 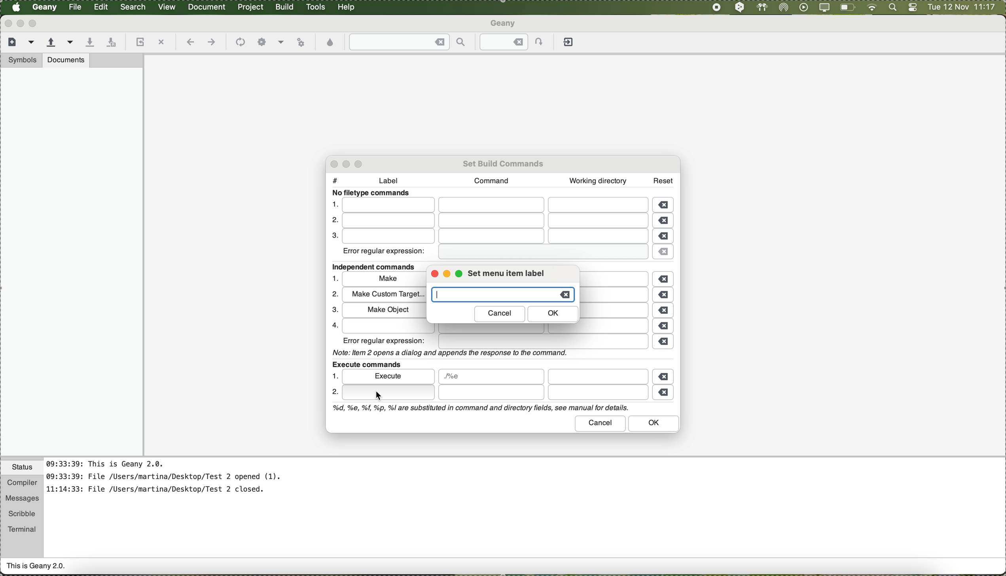 What do you see at coordinates (784, 8) in the screenshot?
I see `airdrop` at bounding box center [784, 8].